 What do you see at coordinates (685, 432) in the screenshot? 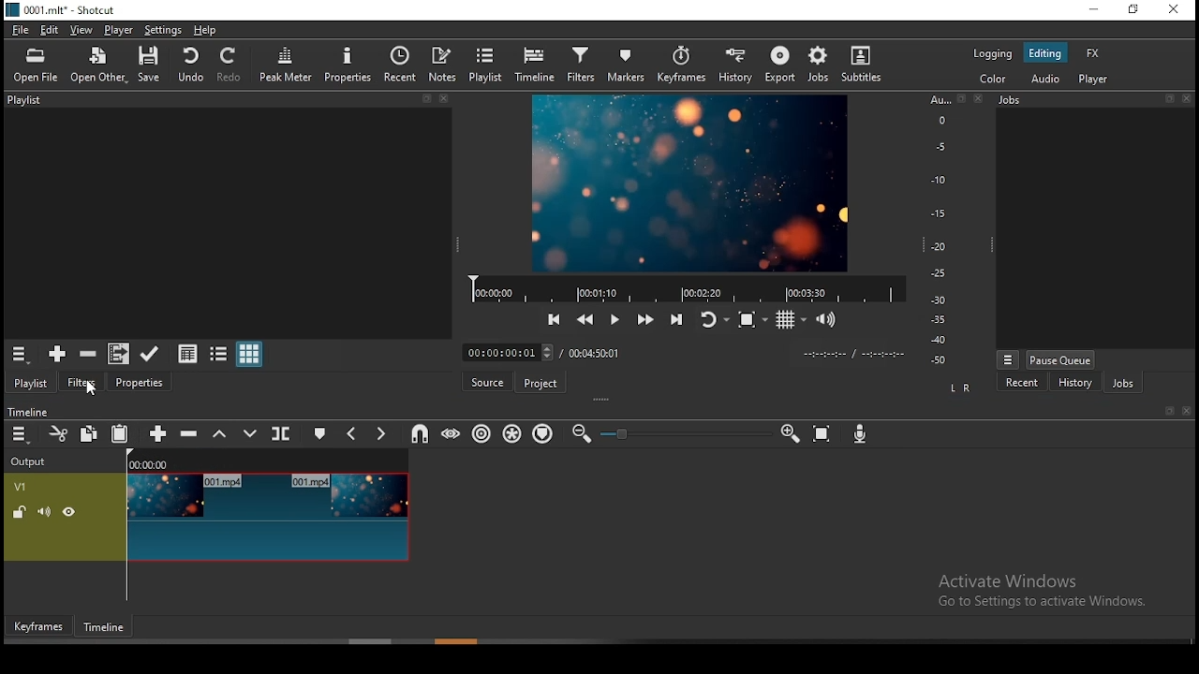
I see `zoom in or zoom out slider` at bounding box center [685, 432].